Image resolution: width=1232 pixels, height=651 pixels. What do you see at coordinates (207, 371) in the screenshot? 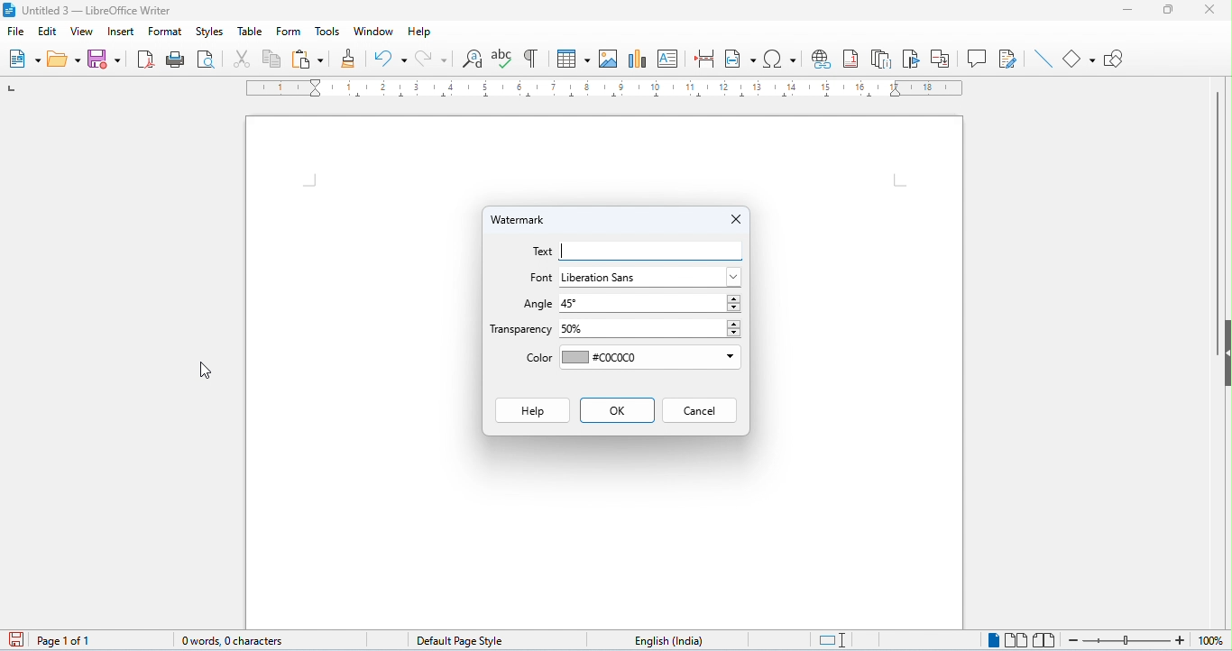
I see `cursor` at bounding box center [207, 371].